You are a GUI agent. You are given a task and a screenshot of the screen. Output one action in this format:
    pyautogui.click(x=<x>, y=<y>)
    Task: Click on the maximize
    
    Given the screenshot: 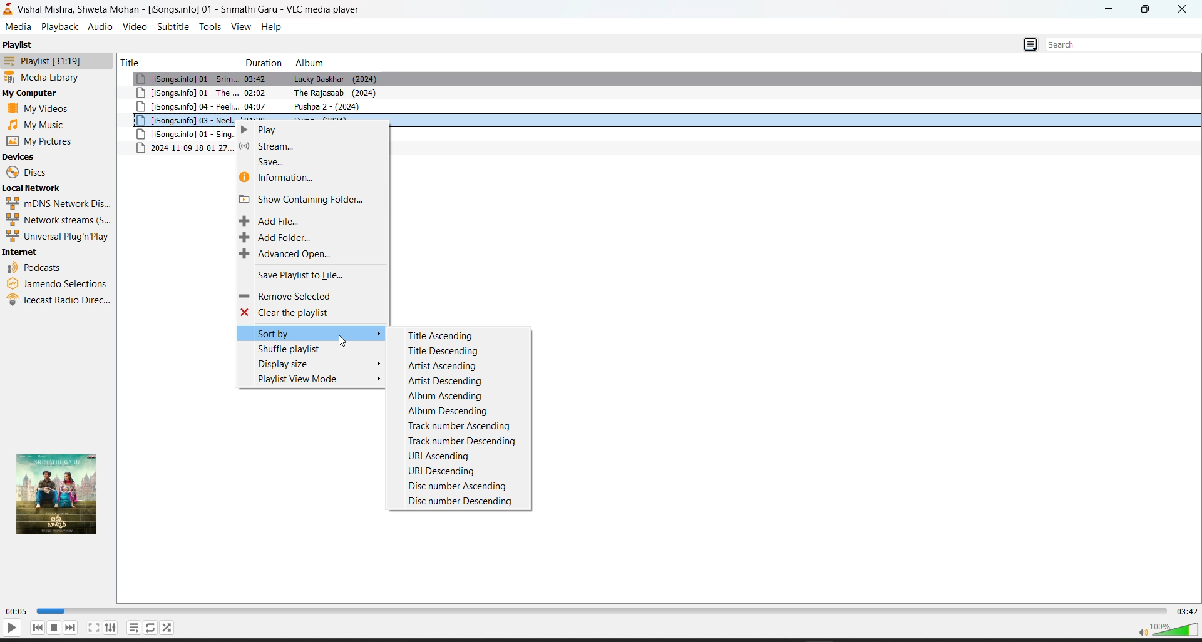 What is the action you would take?
    pyautogui.click(x=1148, y=9)
    